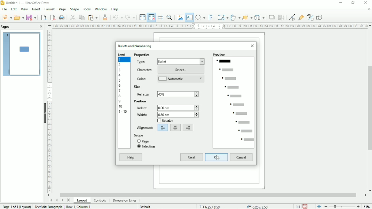  I want to click on Scroll to last page, so click(68, 200).